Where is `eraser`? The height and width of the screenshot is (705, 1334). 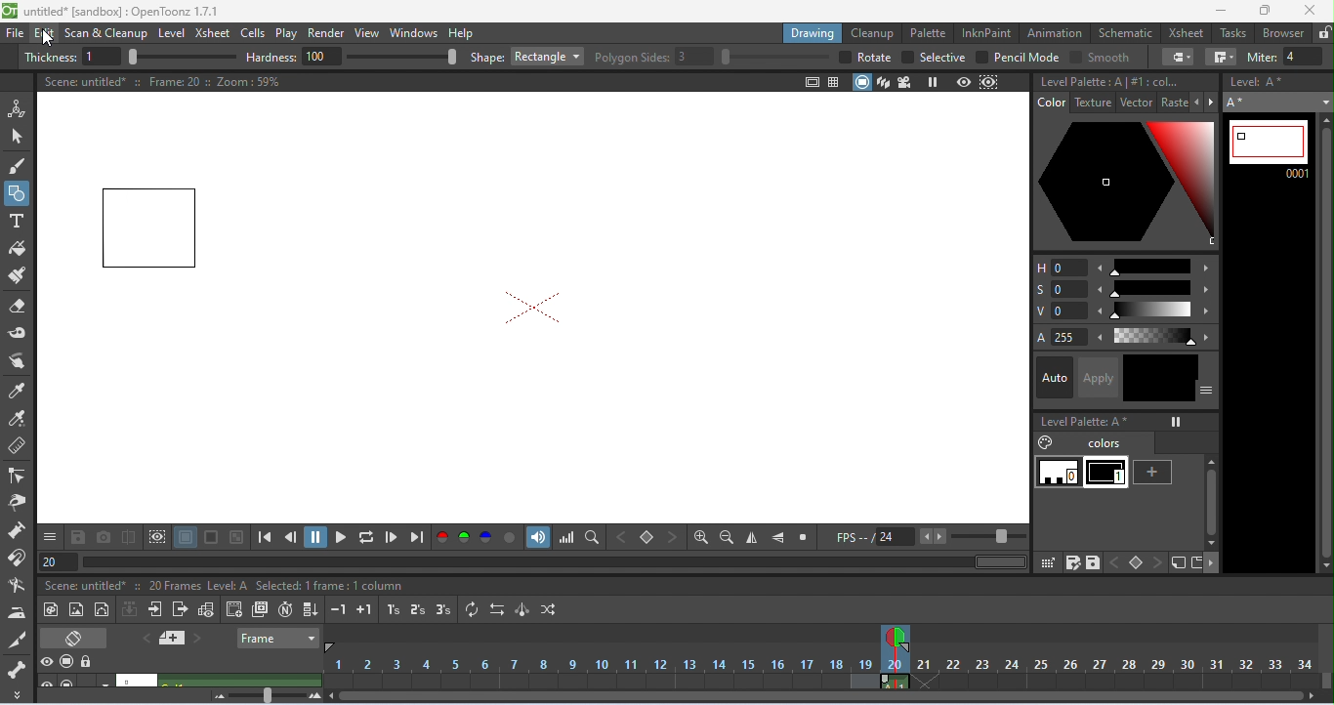
eraser is located at coordinates (19, 304).